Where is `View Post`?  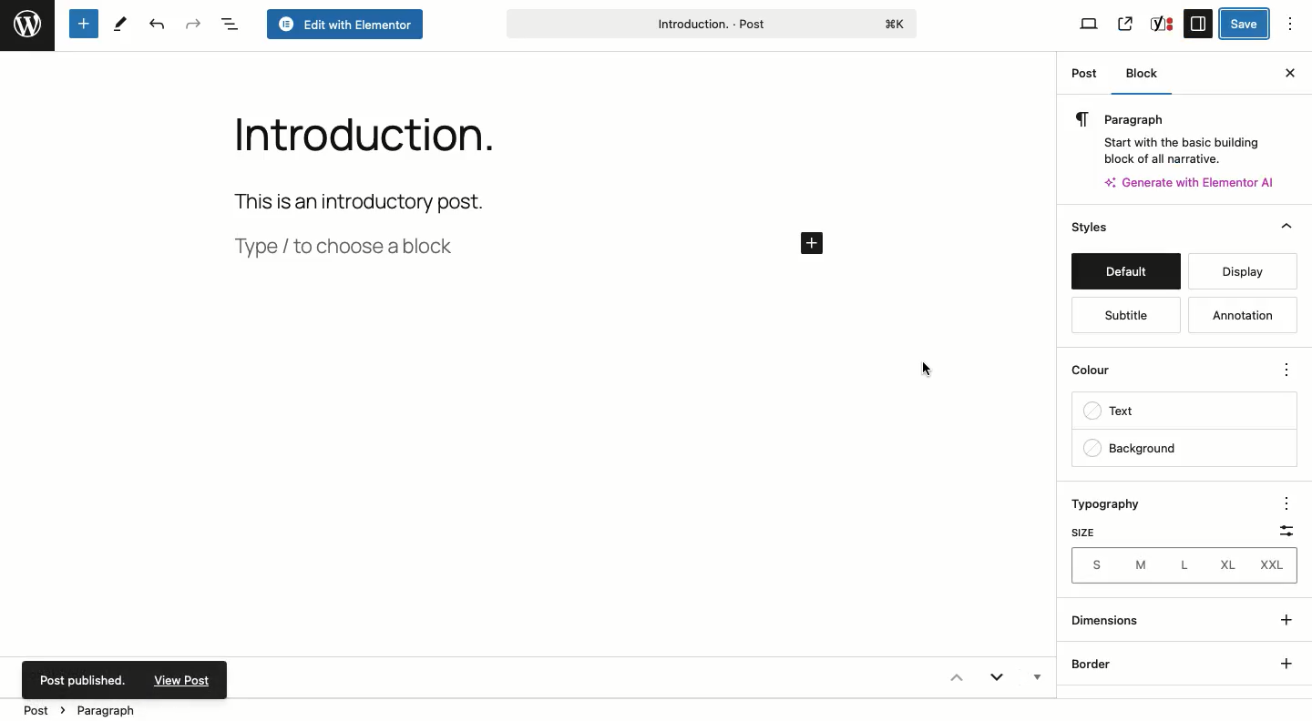 View Post is located at coordinates (182, 680).